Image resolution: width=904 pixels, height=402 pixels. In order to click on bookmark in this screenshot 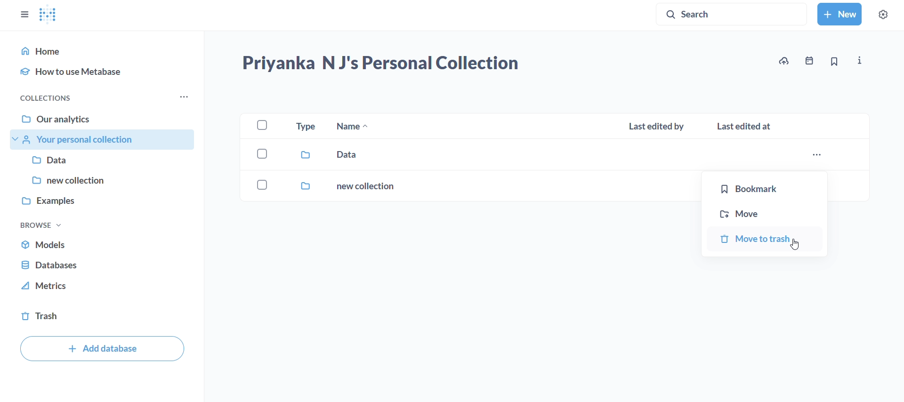, I will do `click(836, 62)`.